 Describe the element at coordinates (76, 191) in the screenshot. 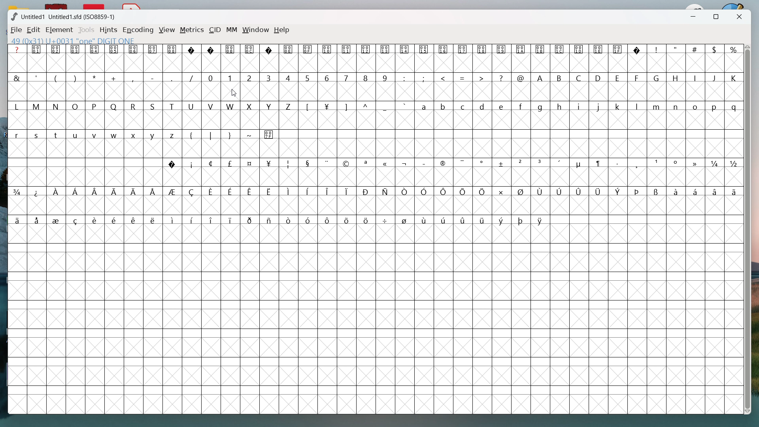

I see `symbol` at that location.